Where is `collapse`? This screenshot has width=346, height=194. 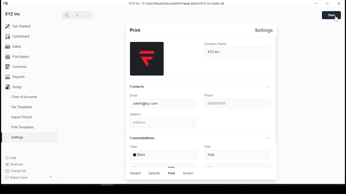
collapse is located at coordinates (268, 138).